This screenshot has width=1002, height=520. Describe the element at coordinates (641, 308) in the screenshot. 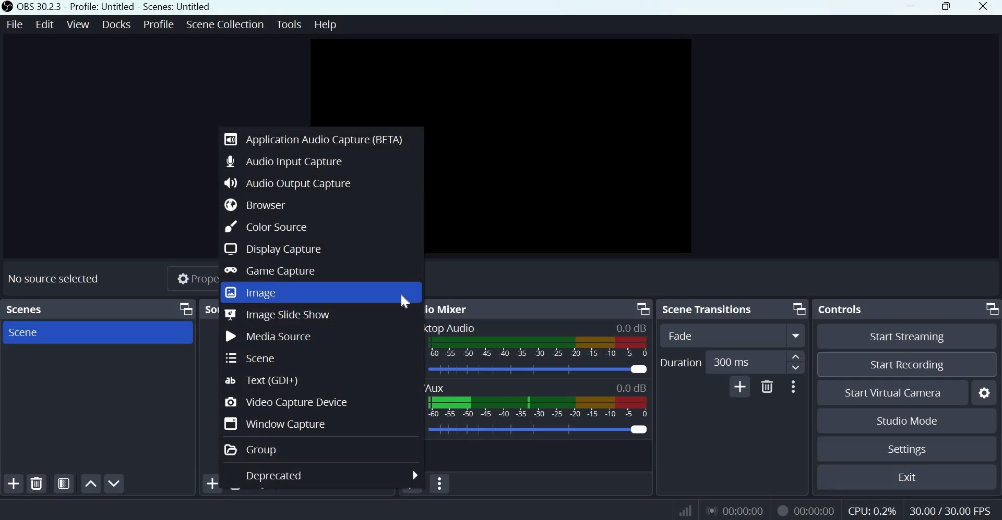

I see `Dock menu` at that location.